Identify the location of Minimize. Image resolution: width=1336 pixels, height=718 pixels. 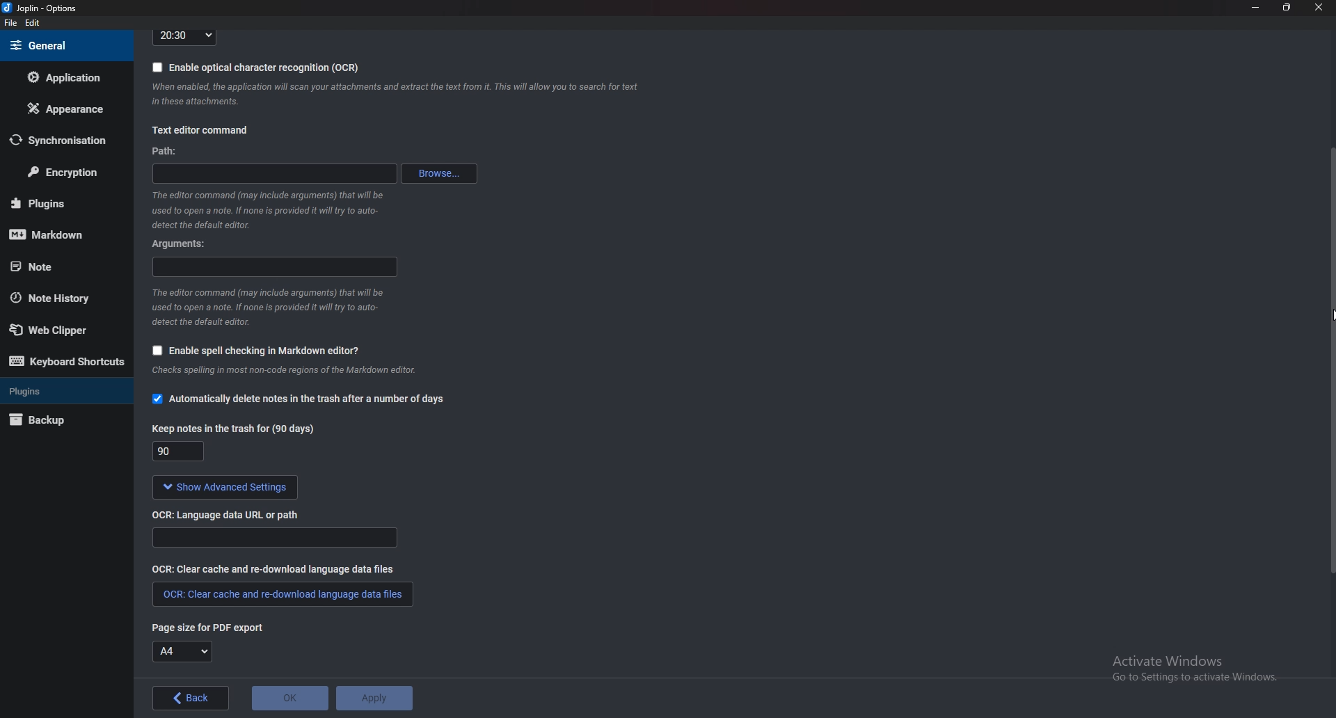
(1257, 7).